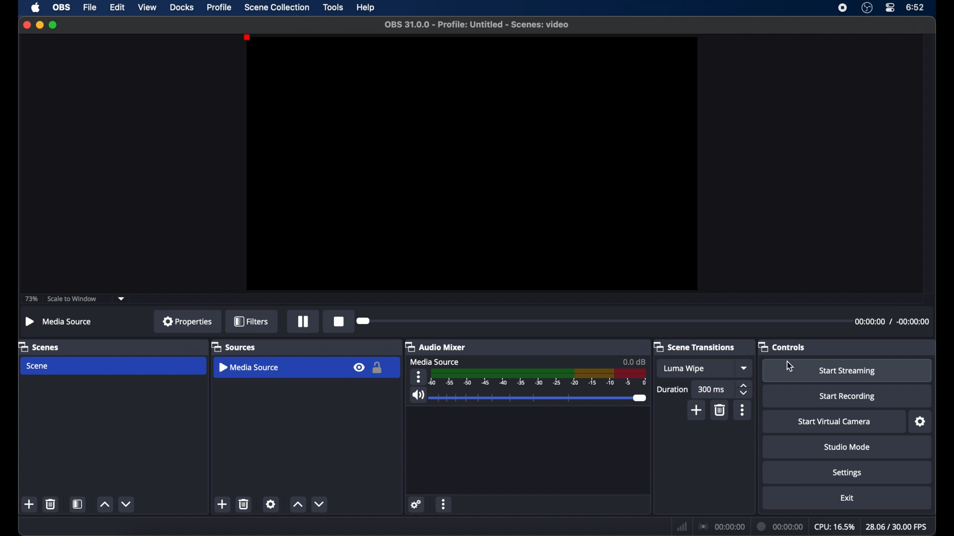  What do you see at coordinates (222, 504) in the screenshot?
I see `add` at bounding box center [222, 504].